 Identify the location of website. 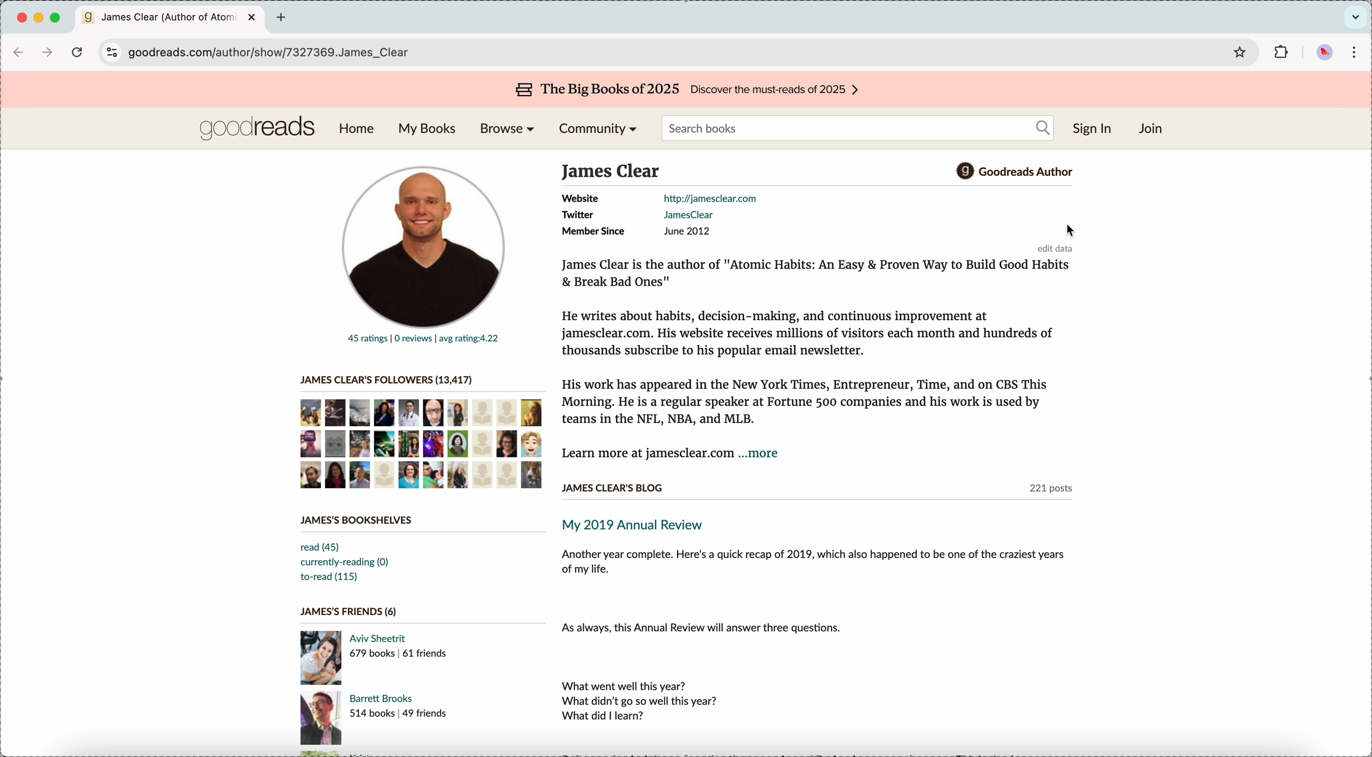
(578, 199).